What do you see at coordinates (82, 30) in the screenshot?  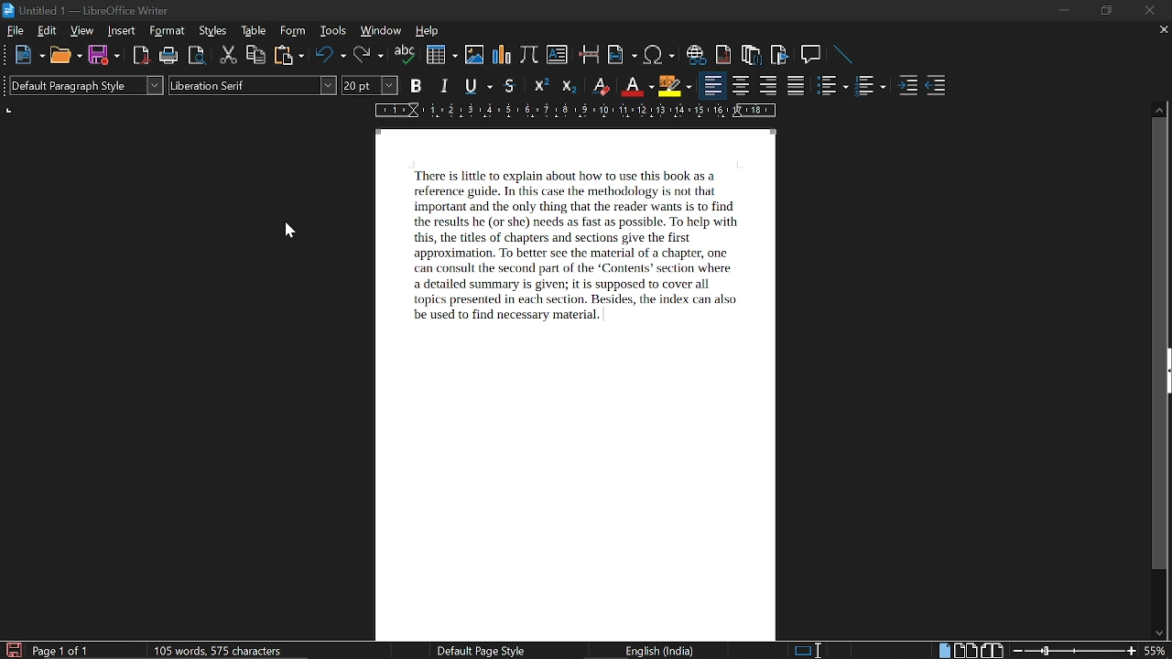 I see `view` at bounding box center [82, 30].